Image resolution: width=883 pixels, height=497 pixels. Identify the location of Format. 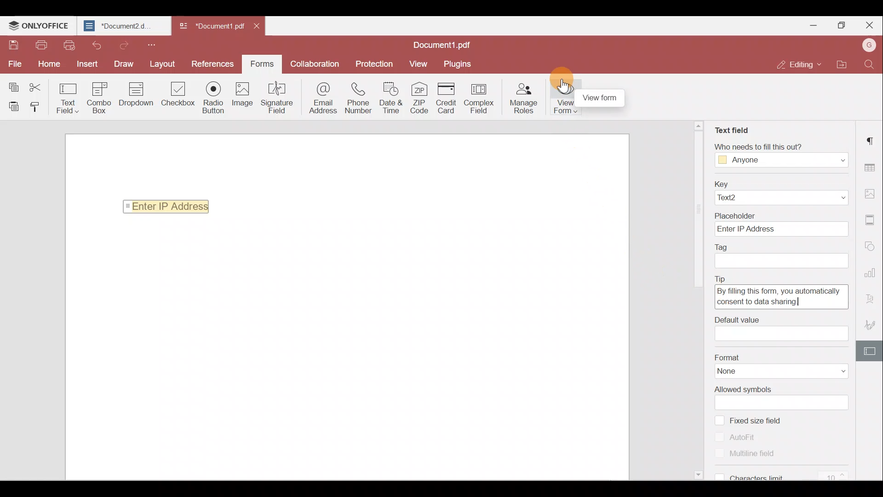
(781, 357).